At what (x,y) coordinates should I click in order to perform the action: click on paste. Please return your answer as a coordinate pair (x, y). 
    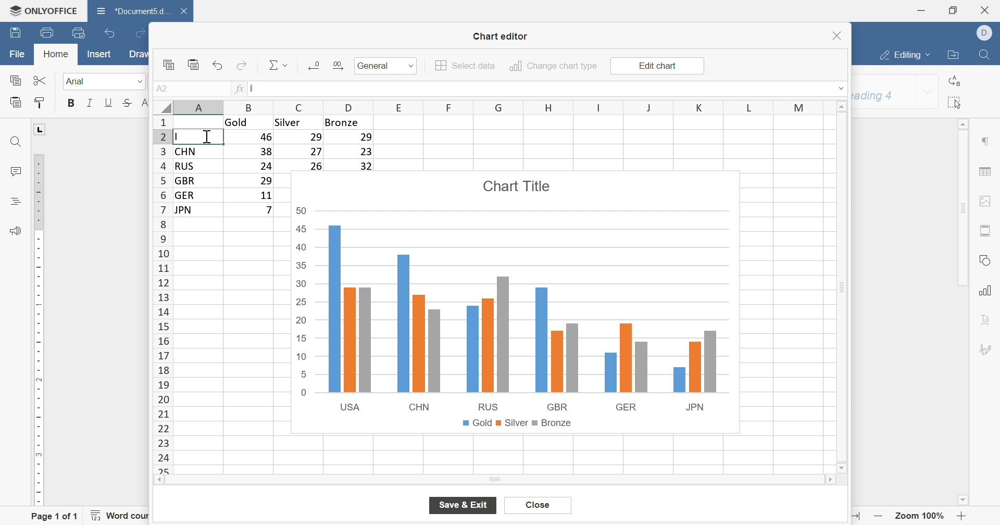
    Looking at the image, I should click on (194, 64).